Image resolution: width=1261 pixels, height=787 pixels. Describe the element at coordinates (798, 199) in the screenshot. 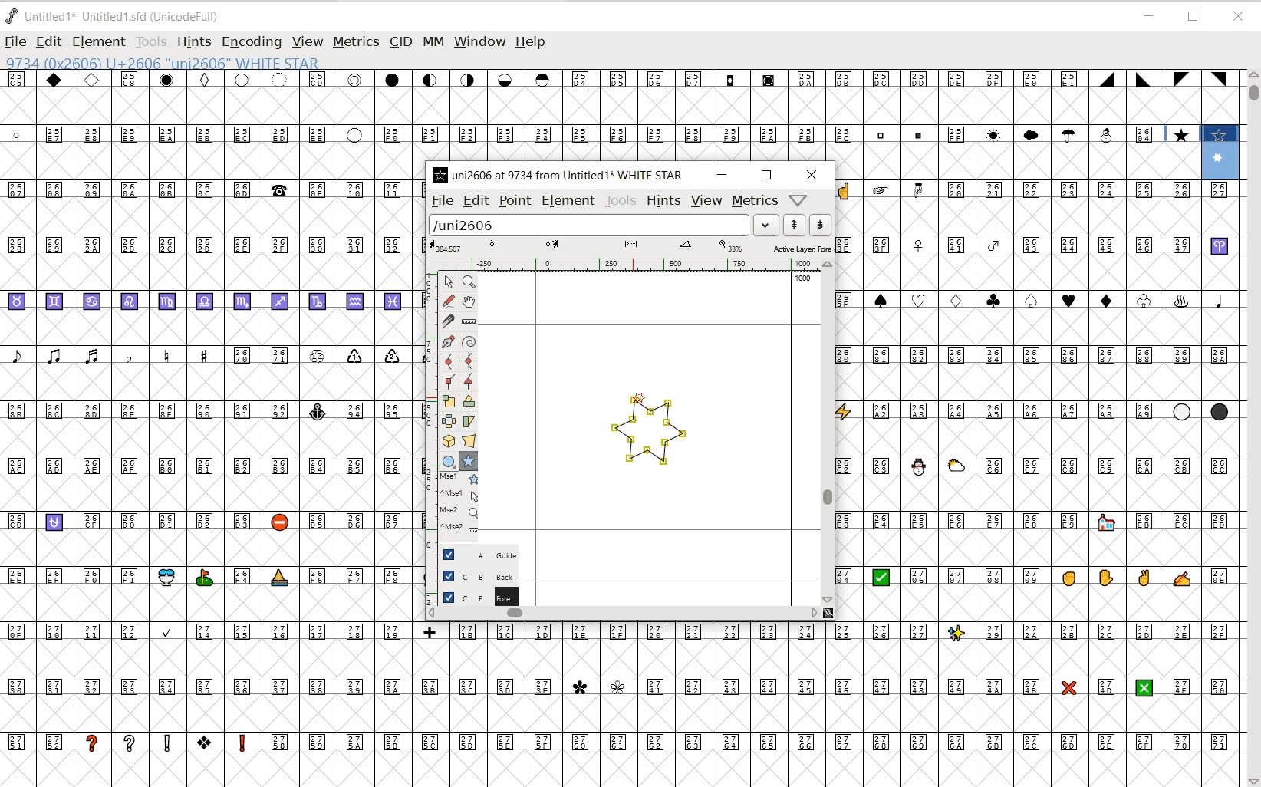

I see `help/window` at that location.